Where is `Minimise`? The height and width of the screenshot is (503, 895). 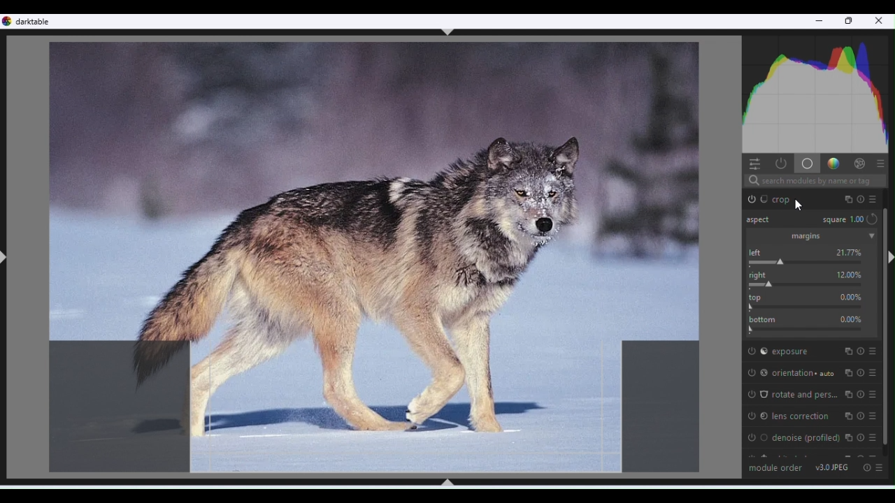
Minimise is located at coordinates (819, 22).